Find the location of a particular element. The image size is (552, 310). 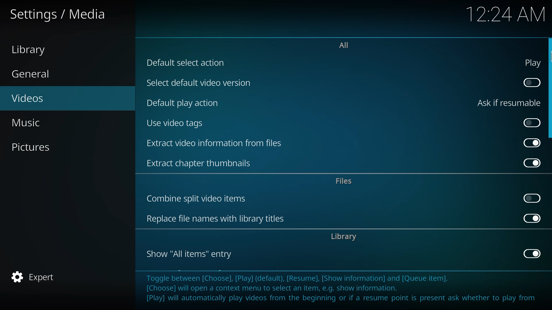

play is located at coordinates (533, 62).